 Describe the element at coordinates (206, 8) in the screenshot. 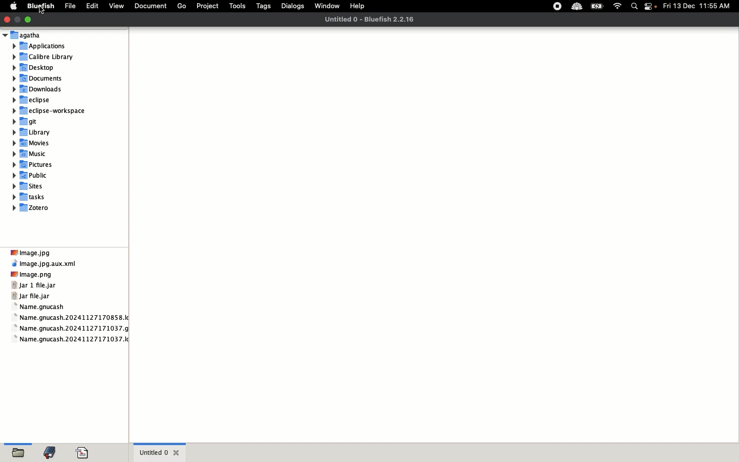

I see `project` at that location.